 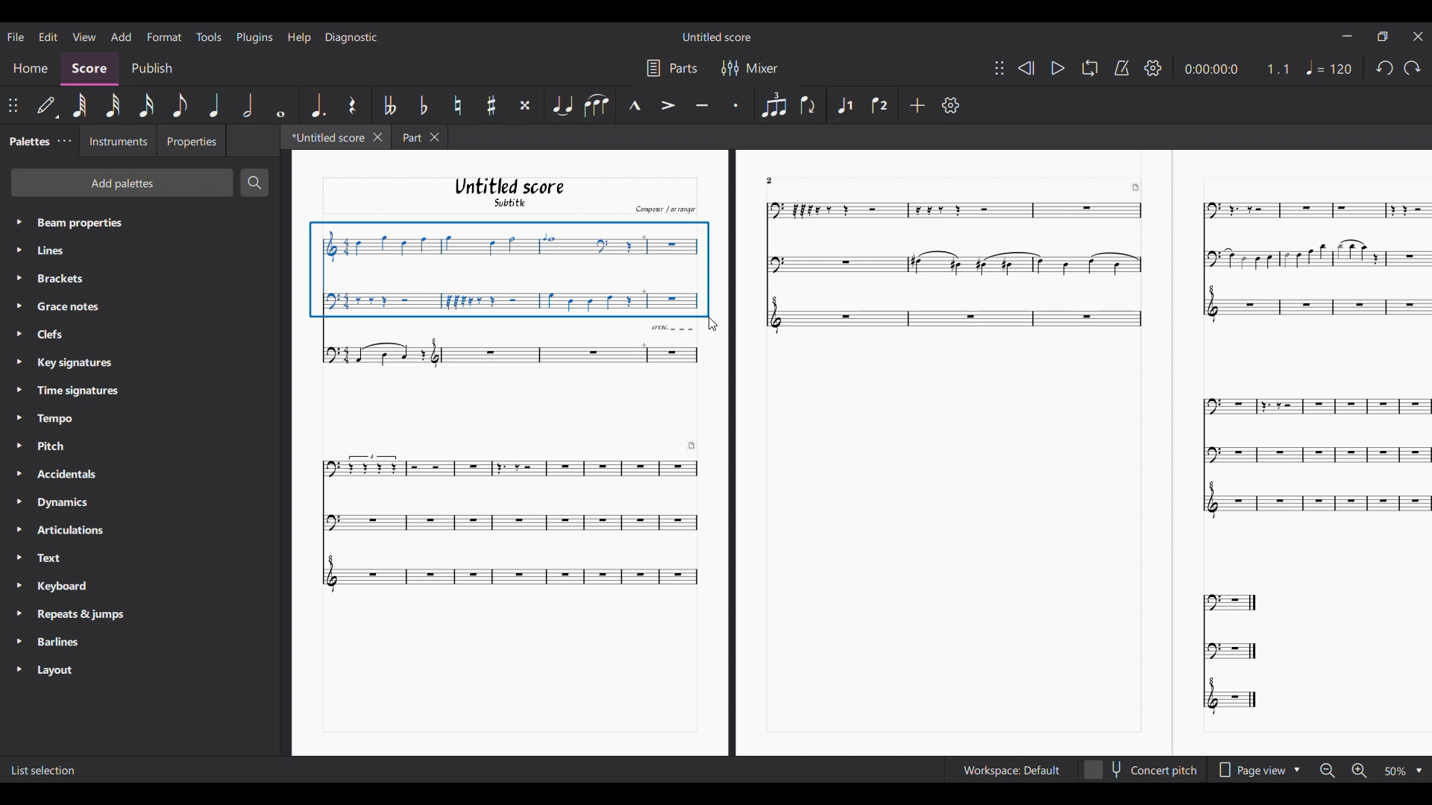 What do you see at coordinates (69, 502) in the screenshot?
I see `Dynamics` at bounding box center [69, 502].